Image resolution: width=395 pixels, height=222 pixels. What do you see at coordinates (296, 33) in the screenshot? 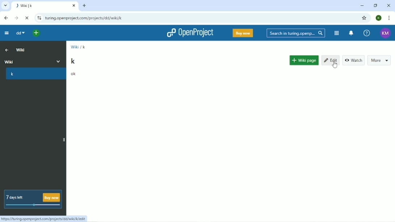
I see `Search` at bounding box center [296, 33].